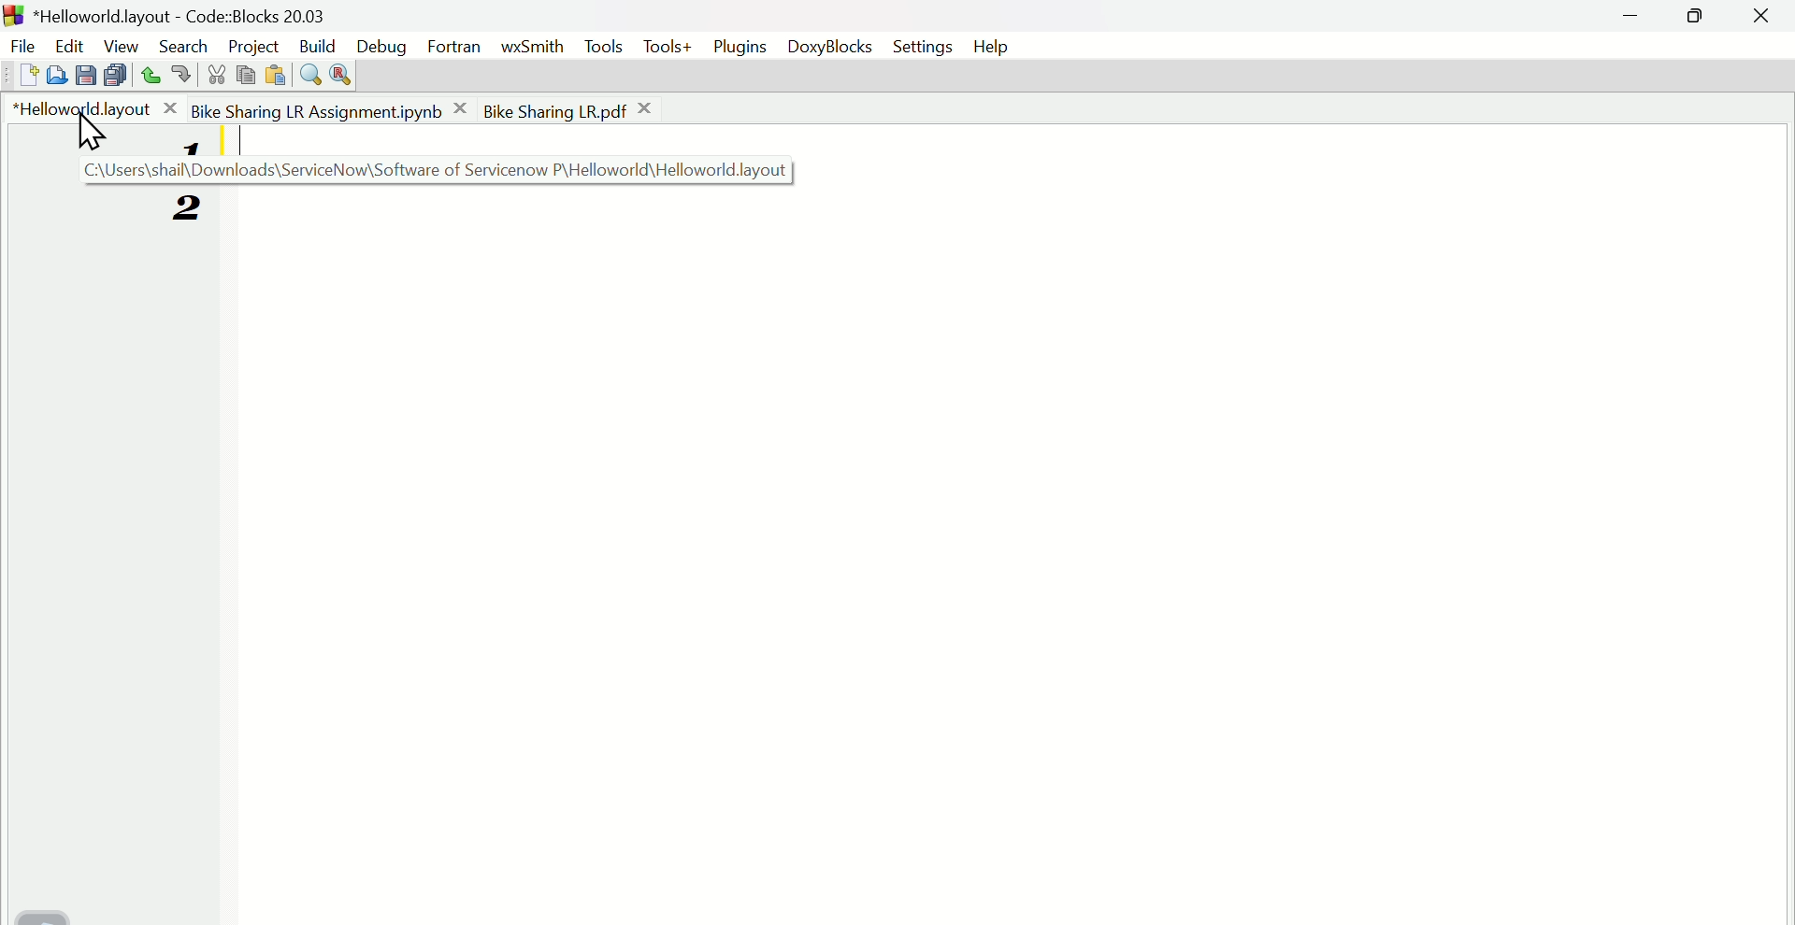 This screenshot has width=1795, height=925. I want to click on Paste, so click(274, 75).